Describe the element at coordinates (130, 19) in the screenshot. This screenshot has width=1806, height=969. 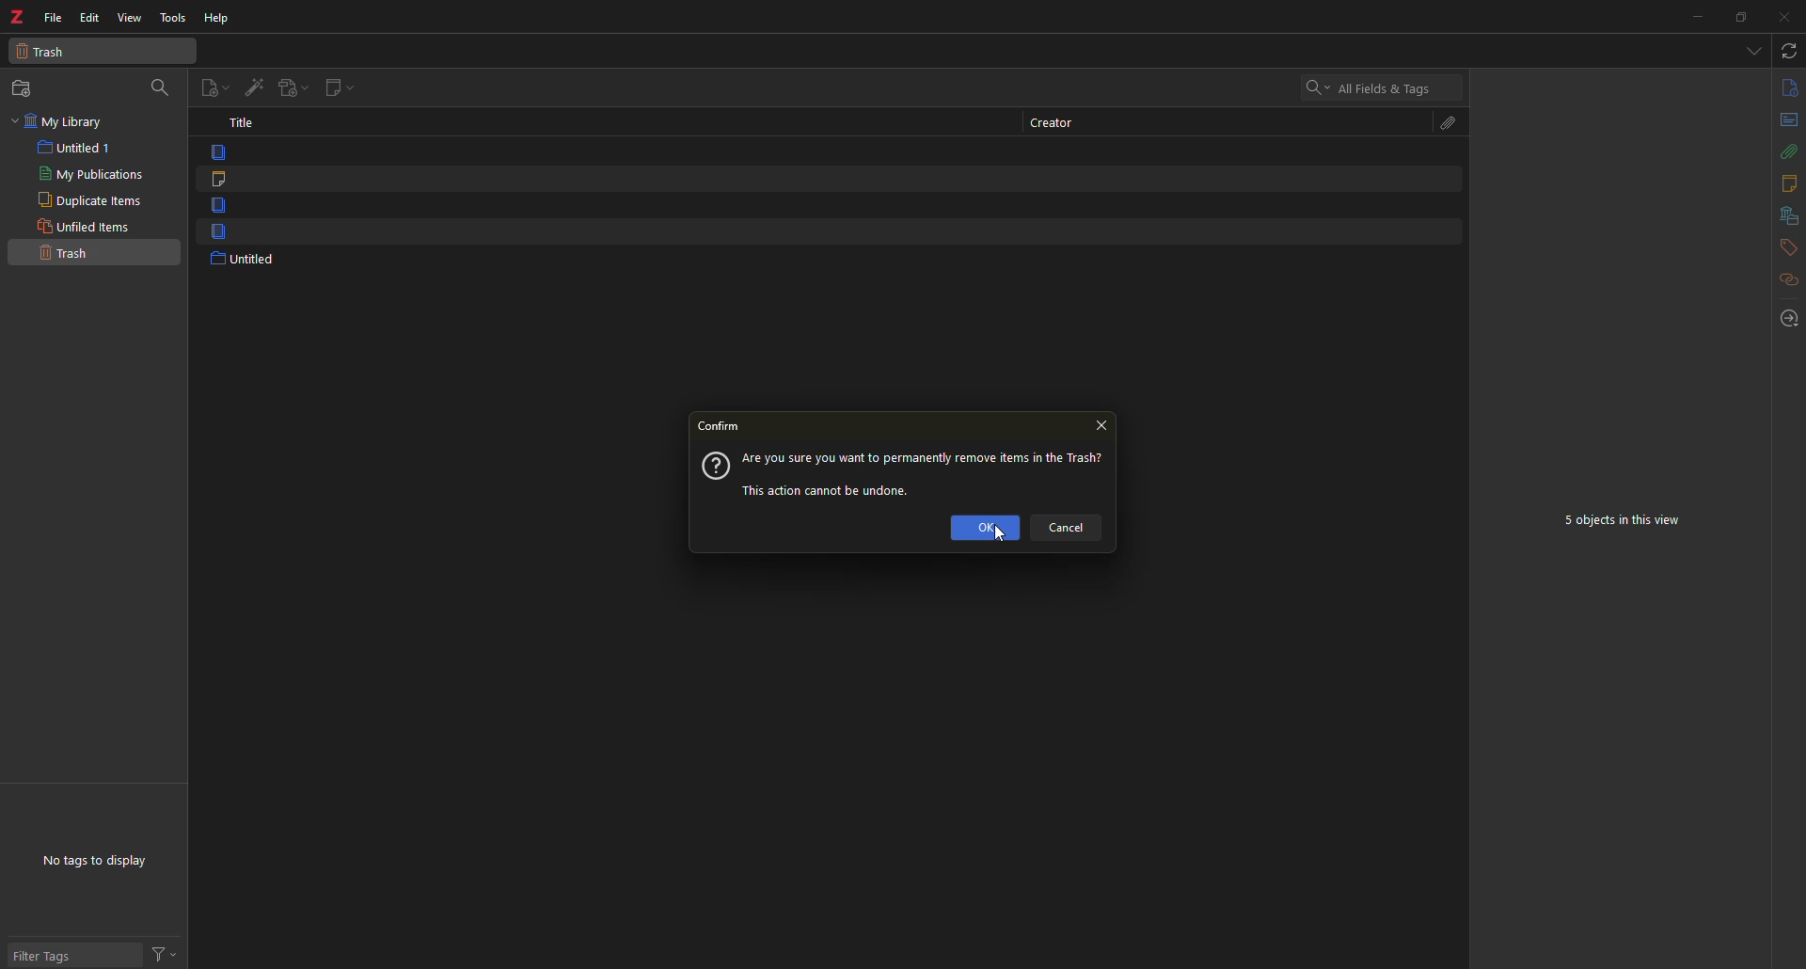
I see `view` at that location.